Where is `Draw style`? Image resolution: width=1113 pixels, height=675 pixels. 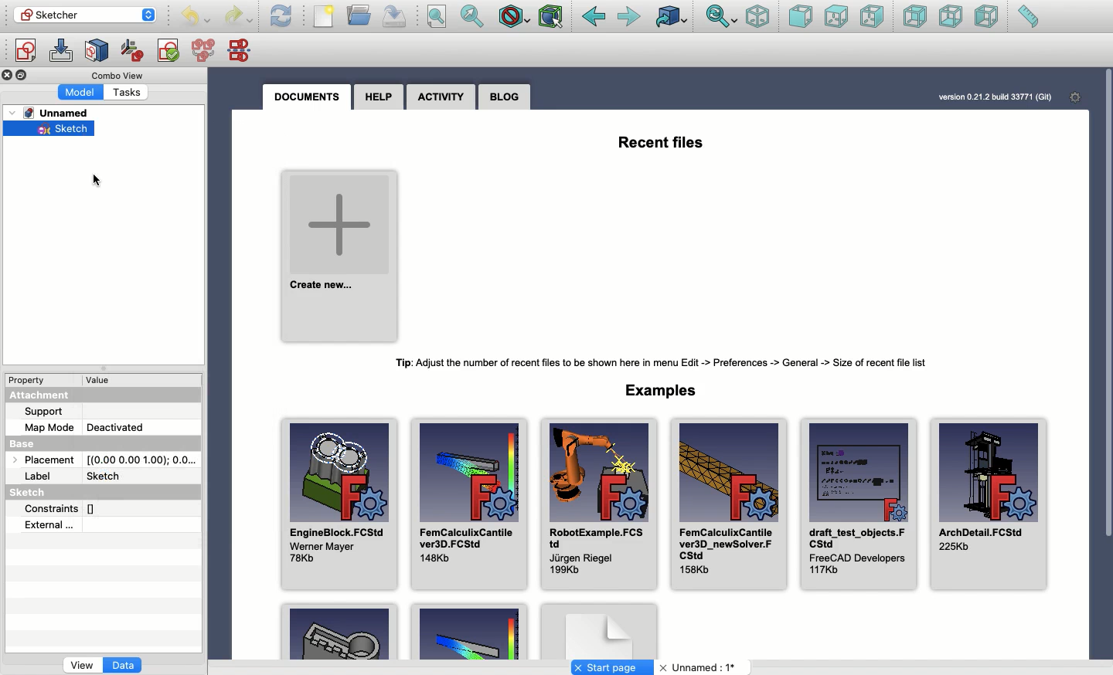 Draw style is located at coordinates (513, 19).